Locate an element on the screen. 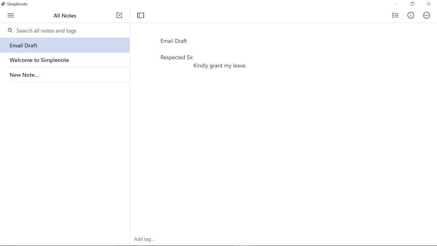 This screenshot has height=246, width=437. Add note is located at coordinates (119, 16).